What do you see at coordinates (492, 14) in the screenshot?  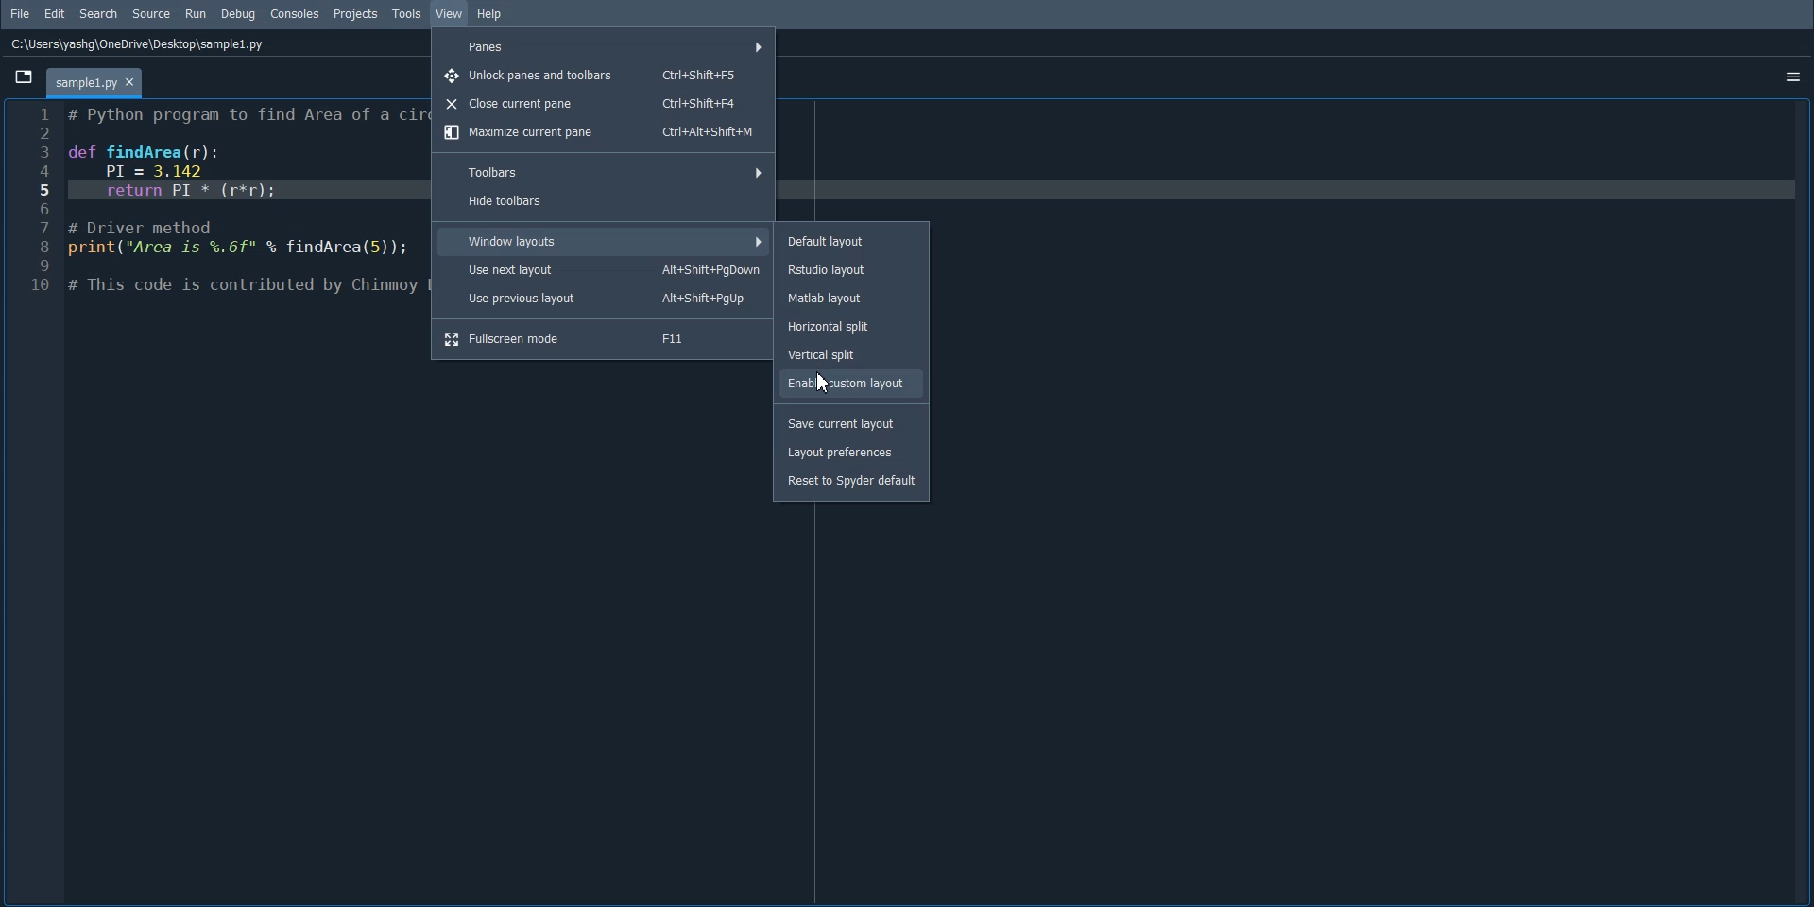 I see `Help` at bounding box center [492, 14].